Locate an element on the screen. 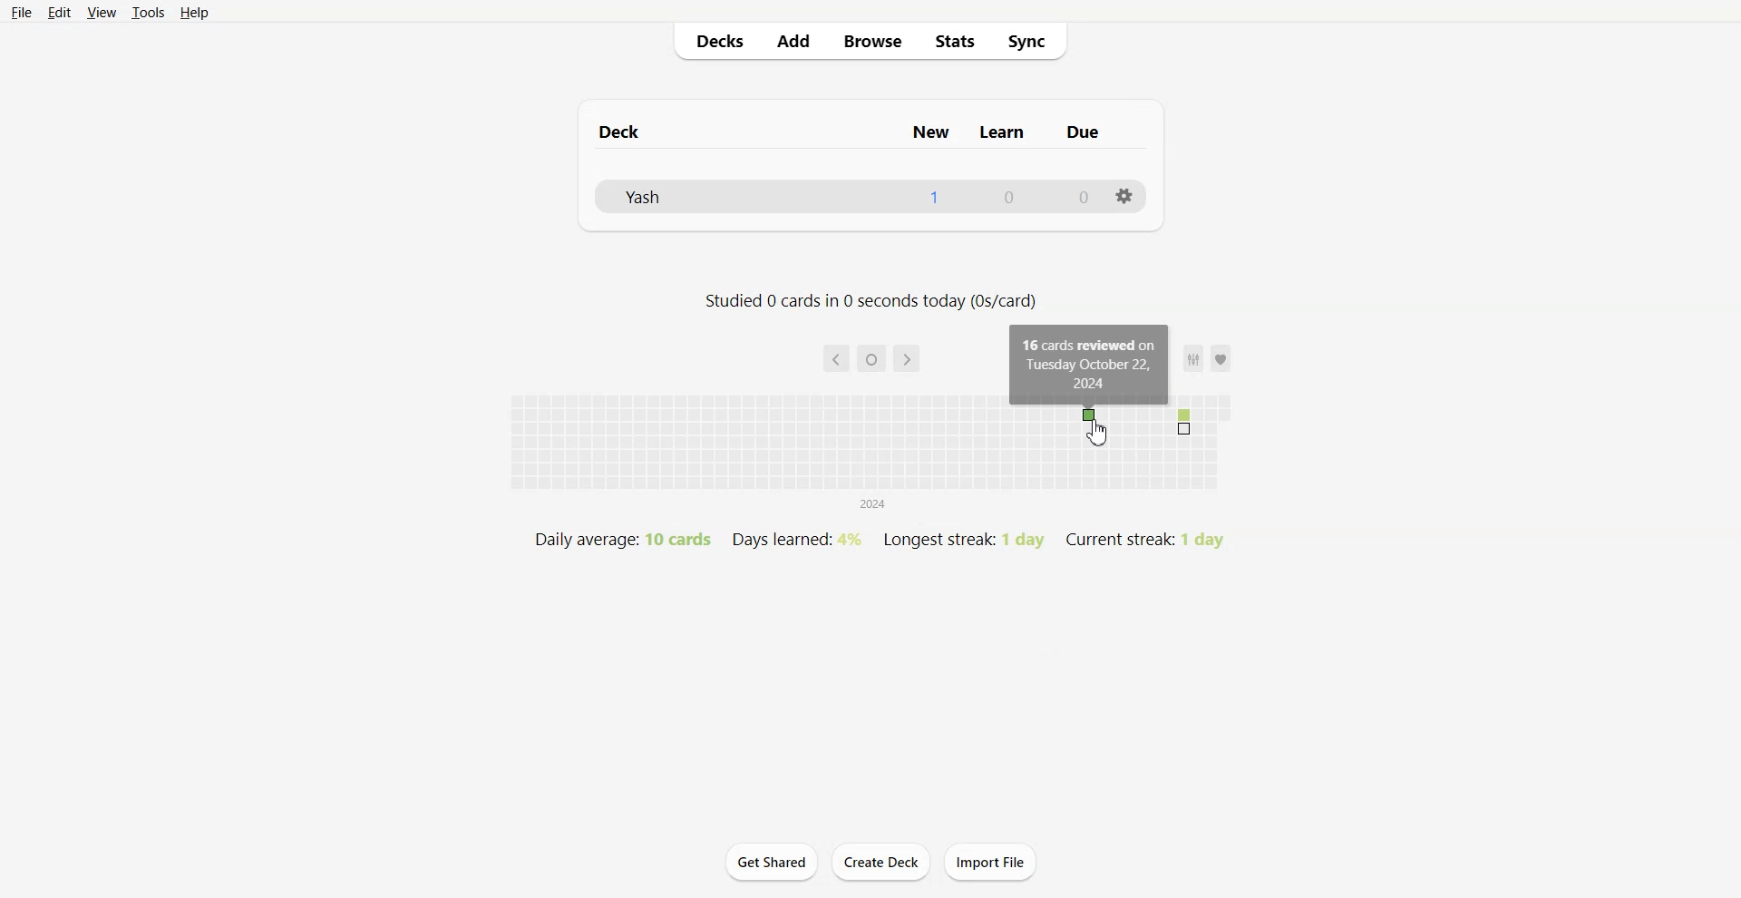 This screenshot has width=1741, height=898. Get Shared is located at coordinates (772, 862).